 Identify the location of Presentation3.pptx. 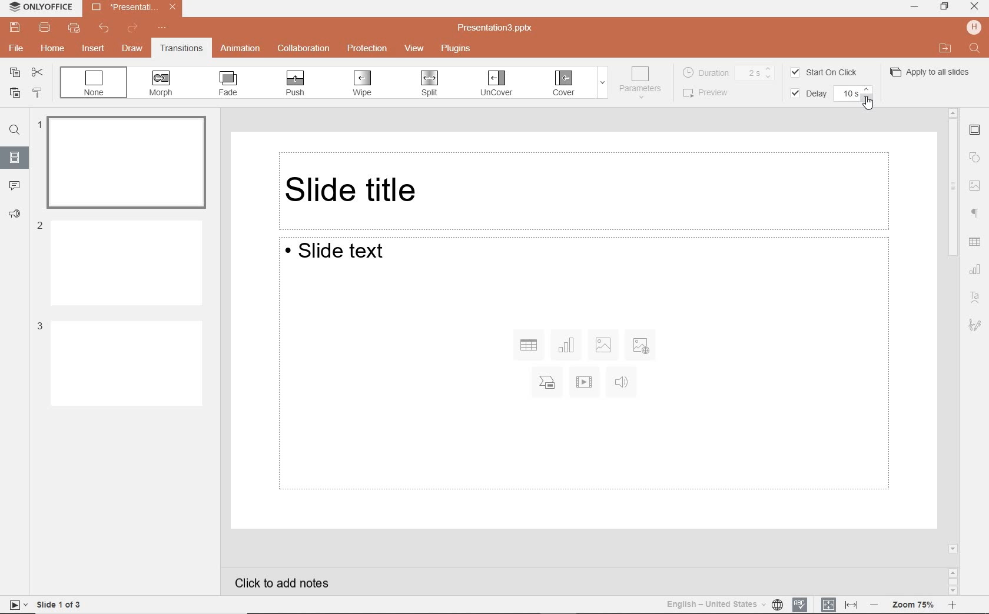
(132, 6).